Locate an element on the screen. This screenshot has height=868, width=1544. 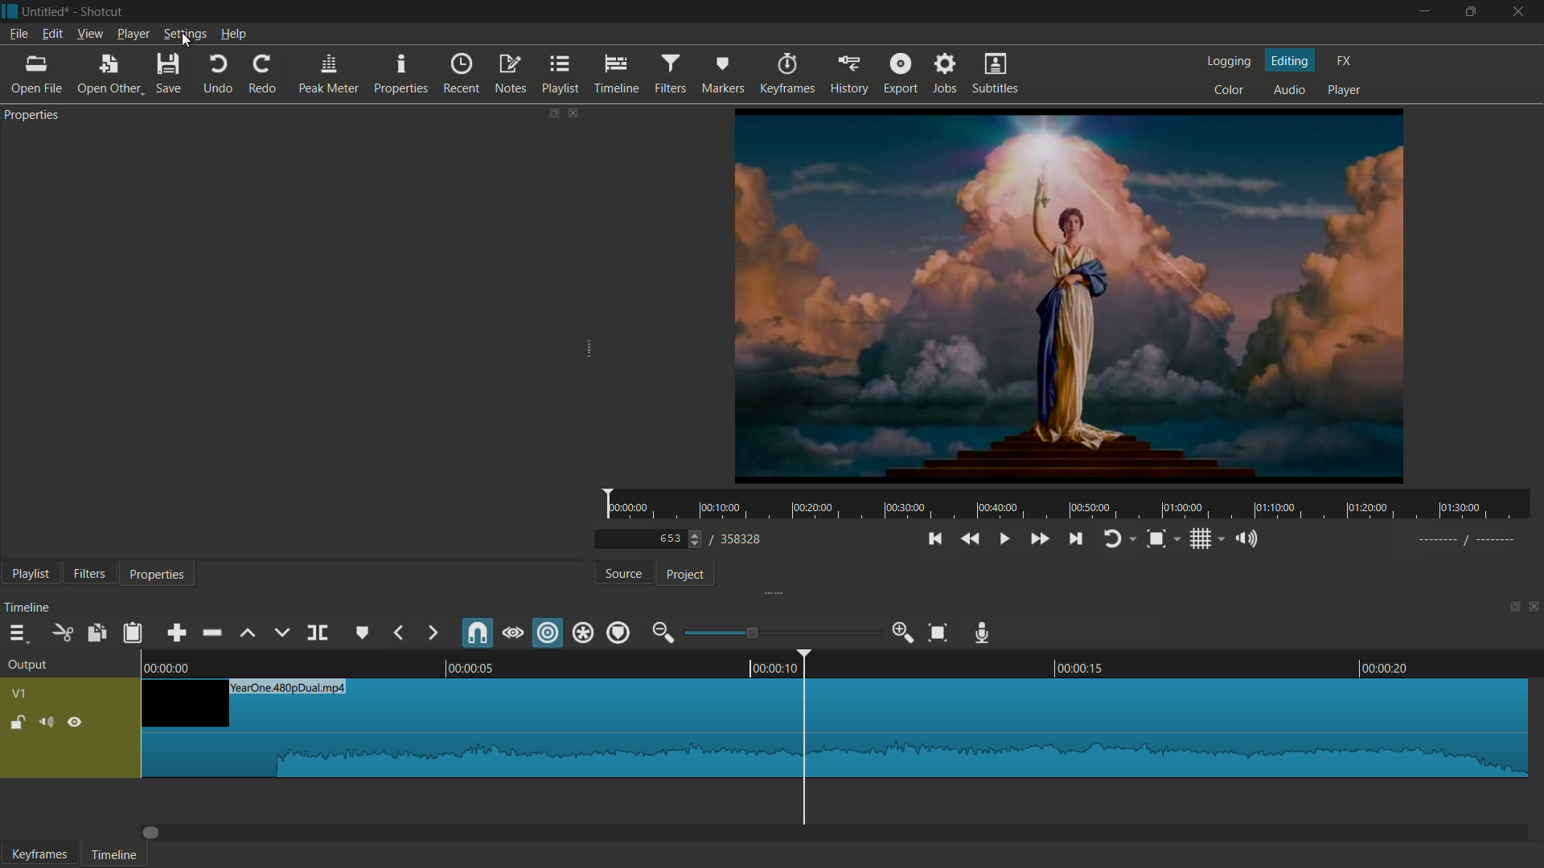
close properties is located at coordinates (573, 113).